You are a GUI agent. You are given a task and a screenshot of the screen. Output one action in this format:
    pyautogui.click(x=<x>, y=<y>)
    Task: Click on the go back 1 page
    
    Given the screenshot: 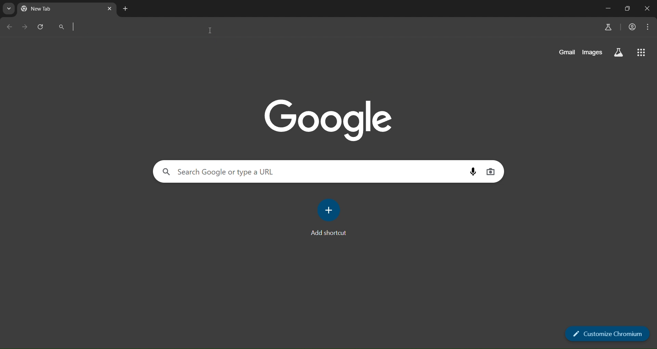 What is the action you would take?
    pyautogui.click(x=10, y=27)
    